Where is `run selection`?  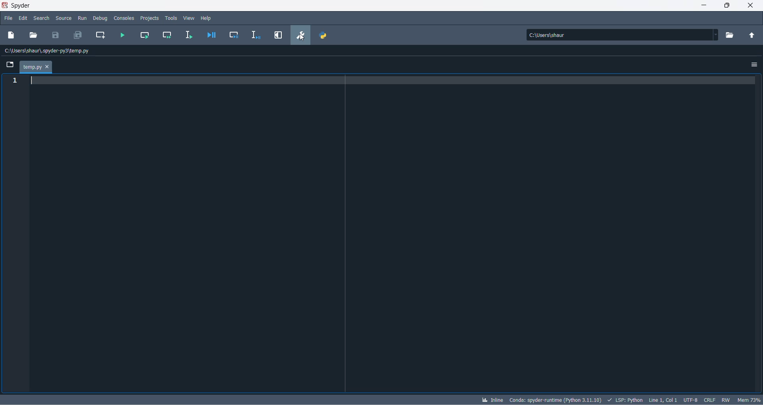
run selection is located at coordinates (188, 35).